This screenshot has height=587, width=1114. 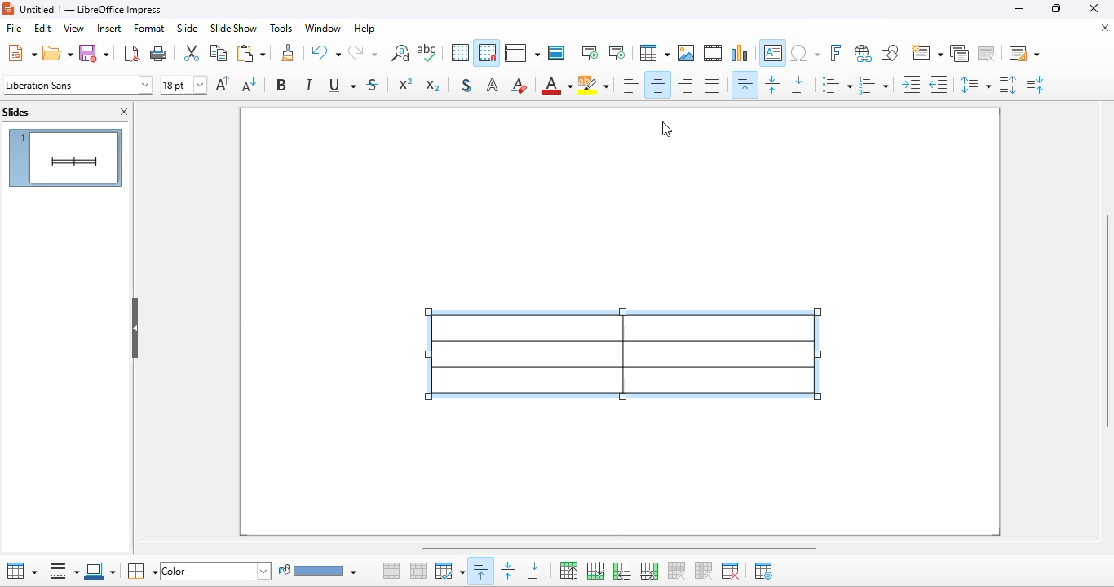 What do you see at coordinates (617, 53) in the screenshot?
I see `start from current slide` at bounding box center [617, 53].